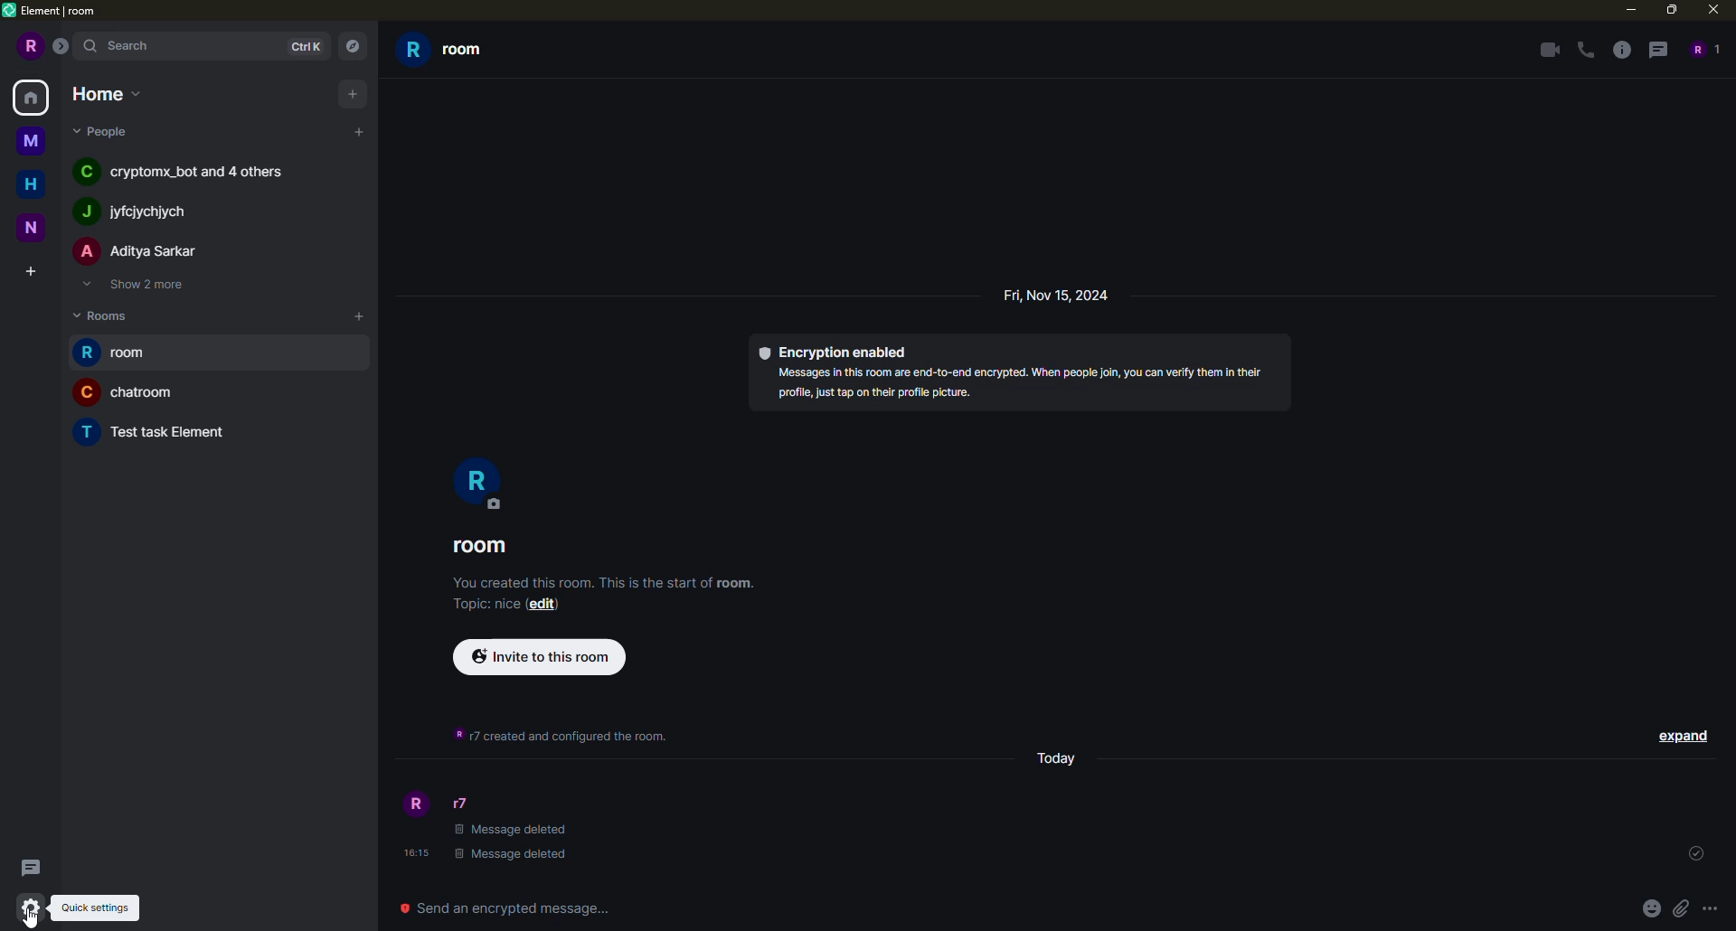  What do you see at coordinates (302, 44) in the screenshot?
I see `ctrlK` at bounding box center [302, 44].